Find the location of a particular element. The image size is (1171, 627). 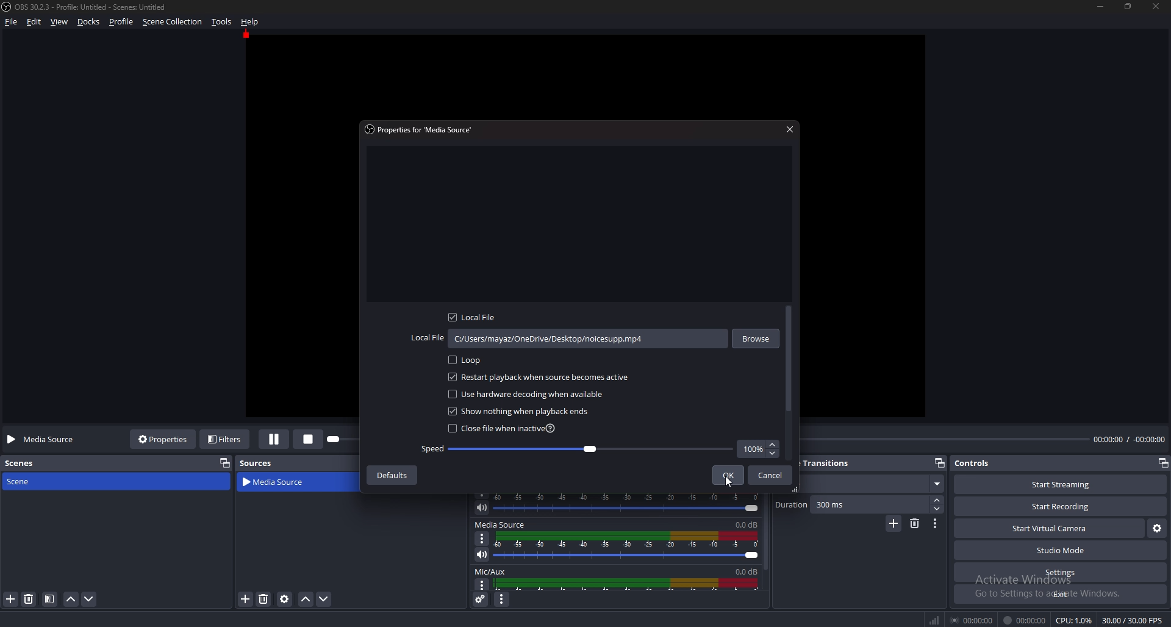

Profile is located at coordinates (121, 22).